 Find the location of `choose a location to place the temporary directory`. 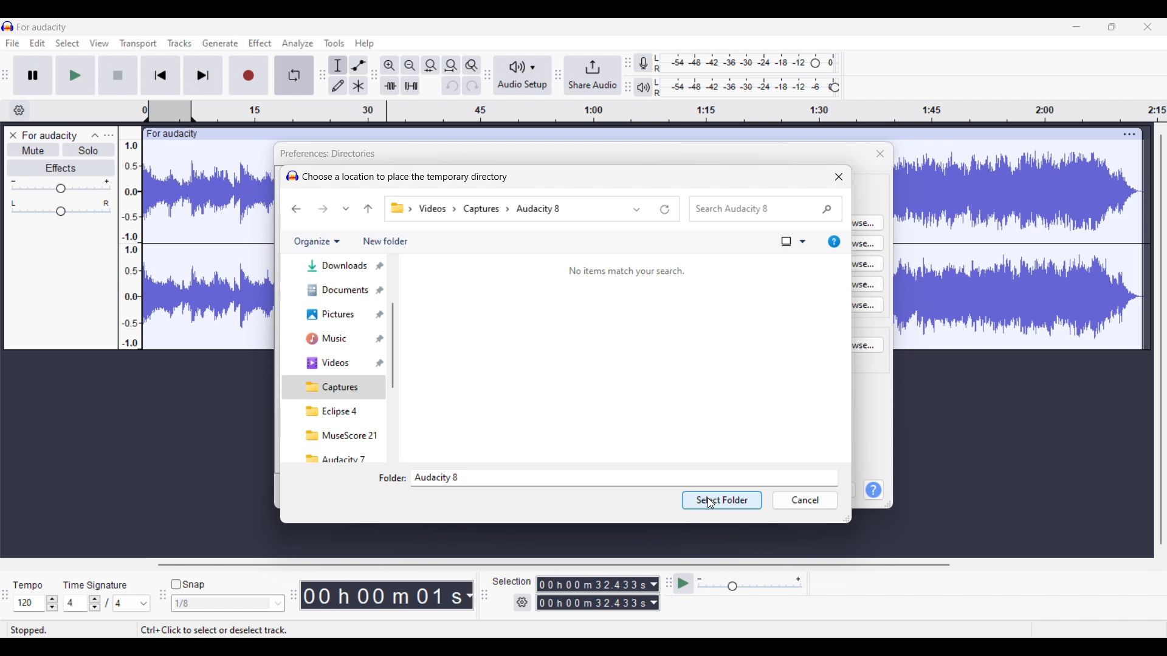

choose a location to place the temporary directory is located at coordinates (405, 176).